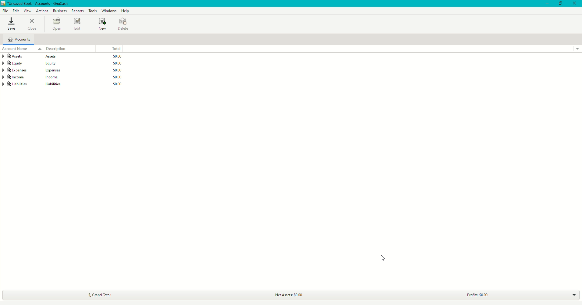 This screenshot has height=305, width=582. Describe the element at coordinates (126, 11) in the screenshot. I see `Help` at that location.